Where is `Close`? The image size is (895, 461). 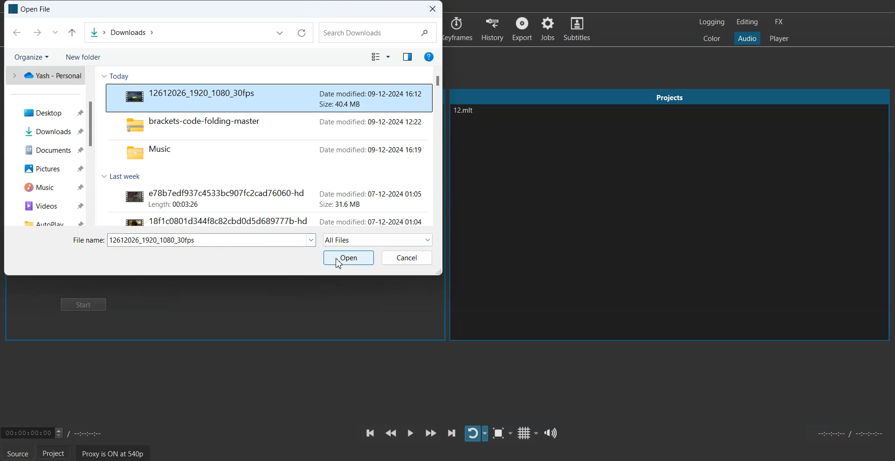
Close is located at coordinates (434, 9).